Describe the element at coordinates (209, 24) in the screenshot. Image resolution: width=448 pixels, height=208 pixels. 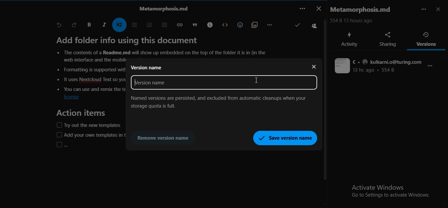
I see `callouts` at that location.